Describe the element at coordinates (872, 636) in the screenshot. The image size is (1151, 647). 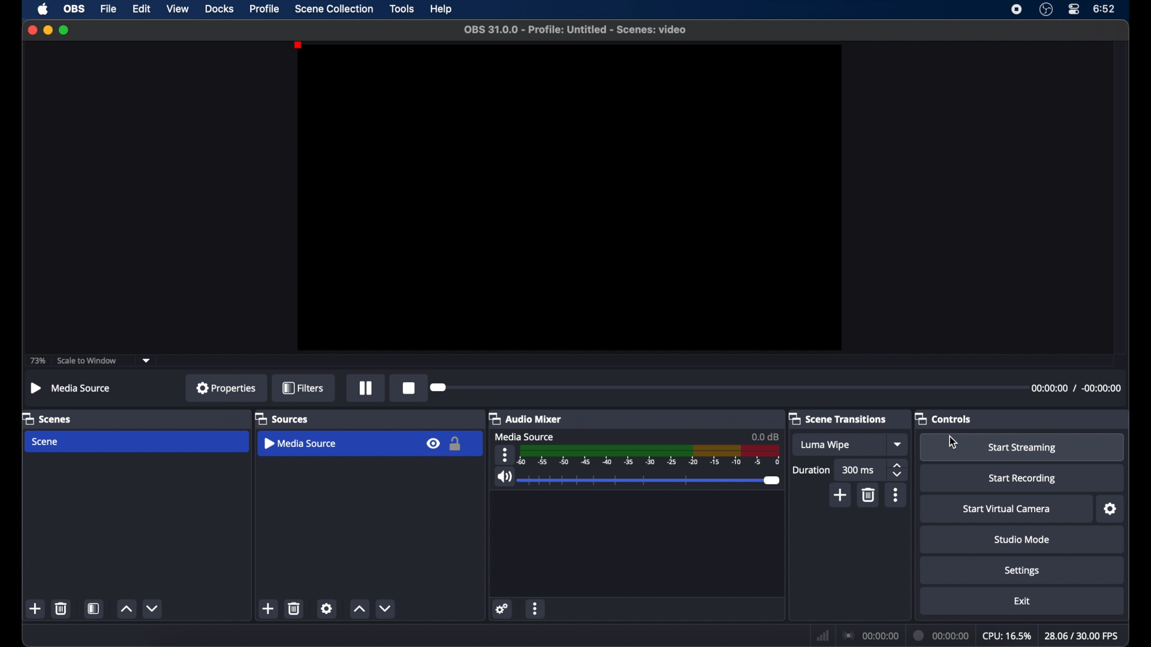
I see `connection` at that location.